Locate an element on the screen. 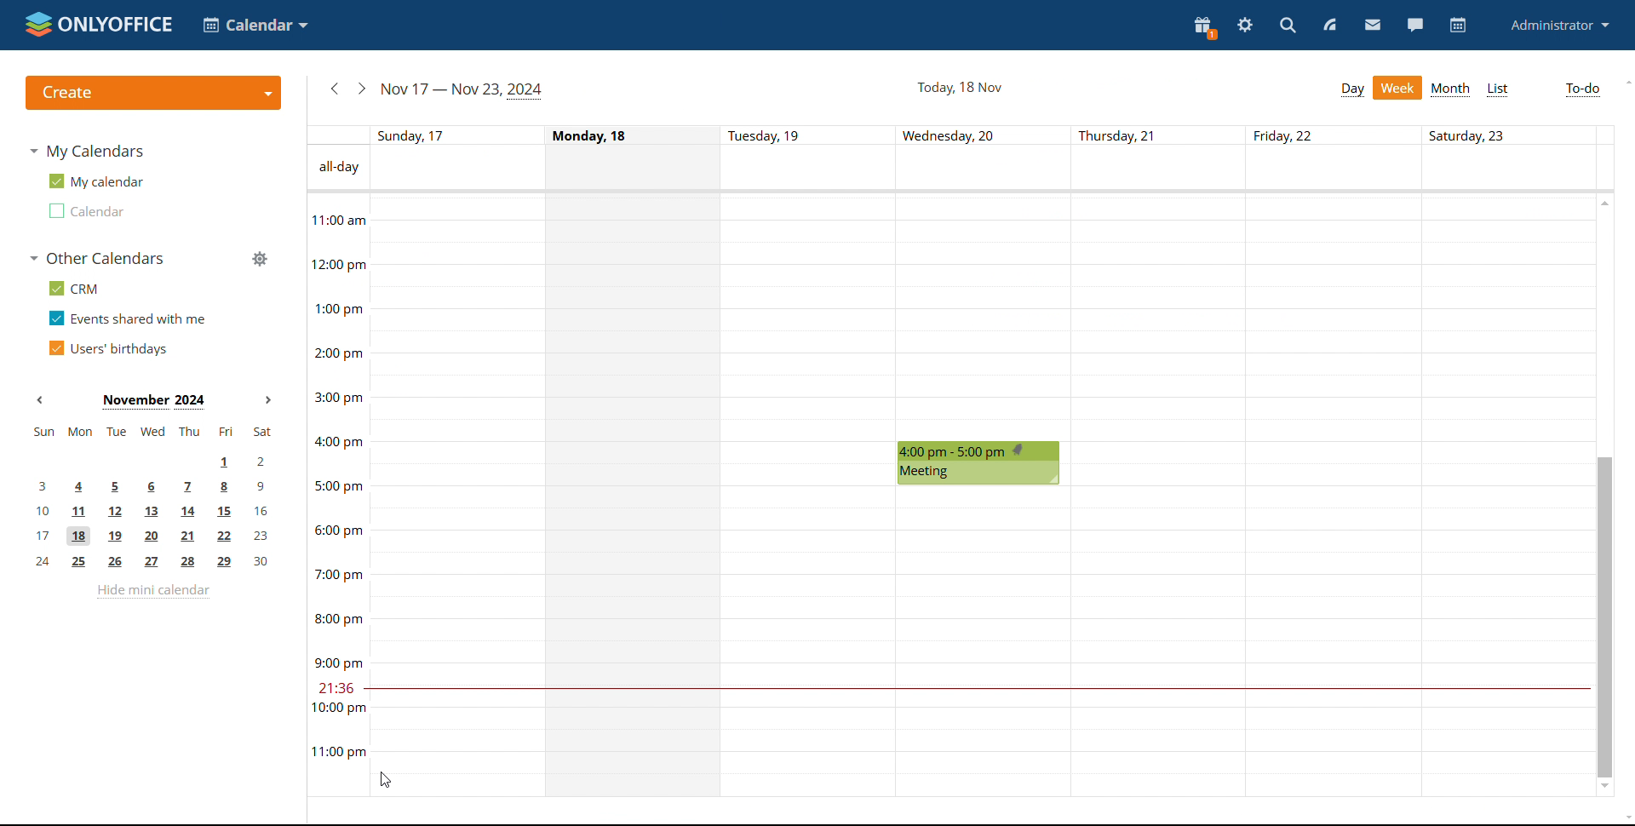  chat is located at coordinates (1414, 26).